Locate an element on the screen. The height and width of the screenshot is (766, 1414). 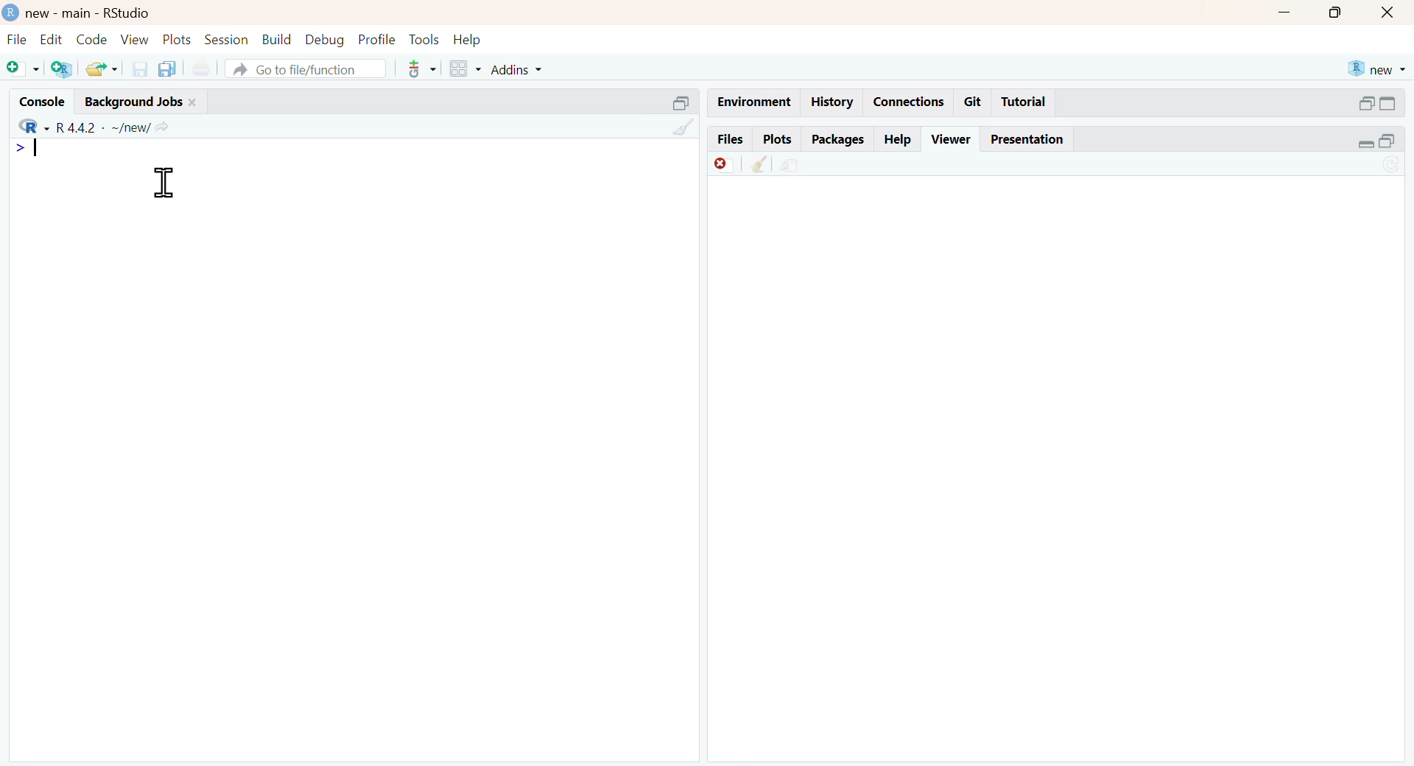
view is located at coordinates (135, 41).